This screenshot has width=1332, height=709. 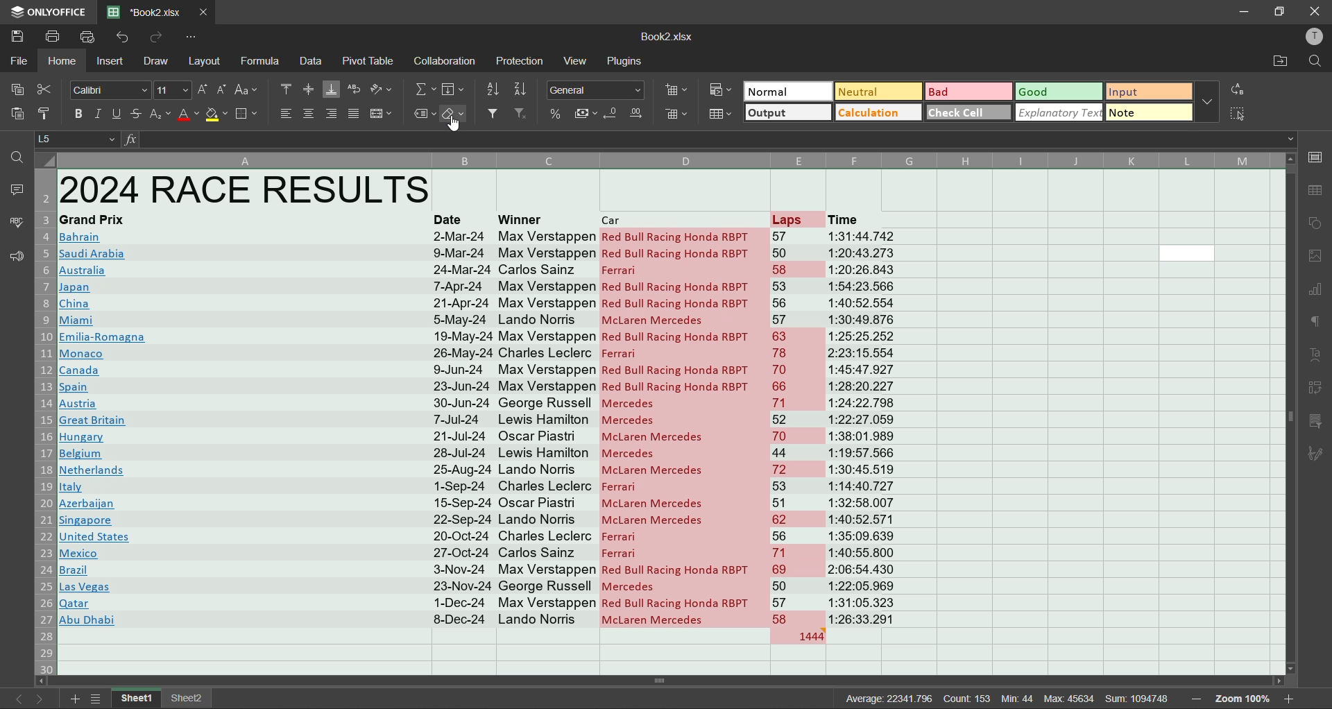 I want to click on decrease decimal, so click(x=610, y=114).